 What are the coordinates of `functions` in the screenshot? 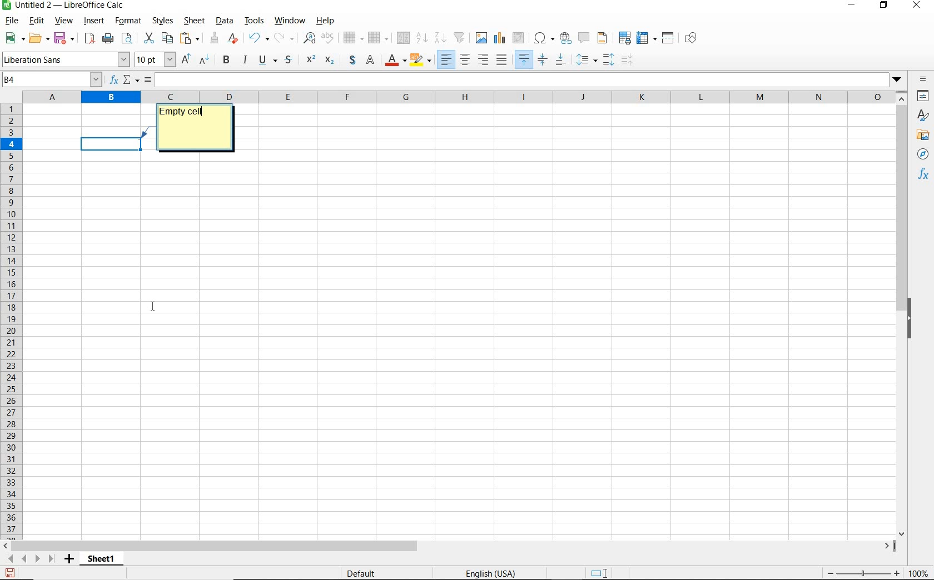 It's located at (925, 173).